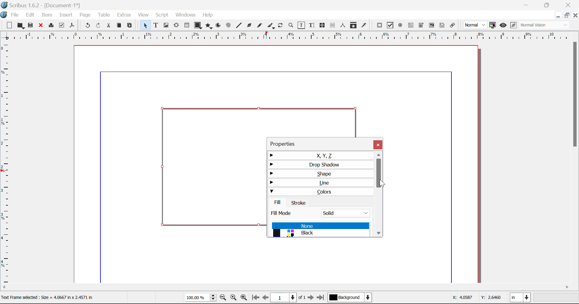 This screenshot has height=304, width=579. Describe the element at coordinates (378, 144) in the screenshot. I see `Close` at that location.